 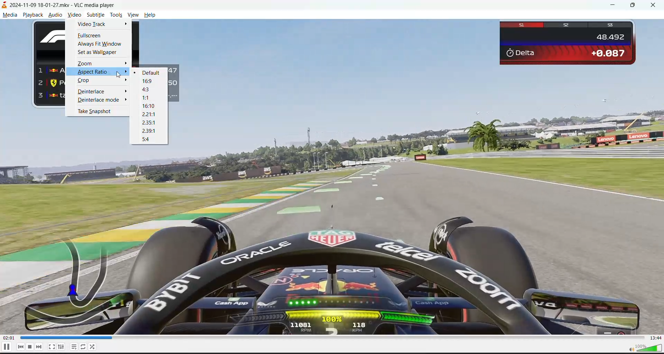 What do you see at coordinates (101, 72) in the screenshot?
I see `aspect ratio` at bounding box center [101, 72].